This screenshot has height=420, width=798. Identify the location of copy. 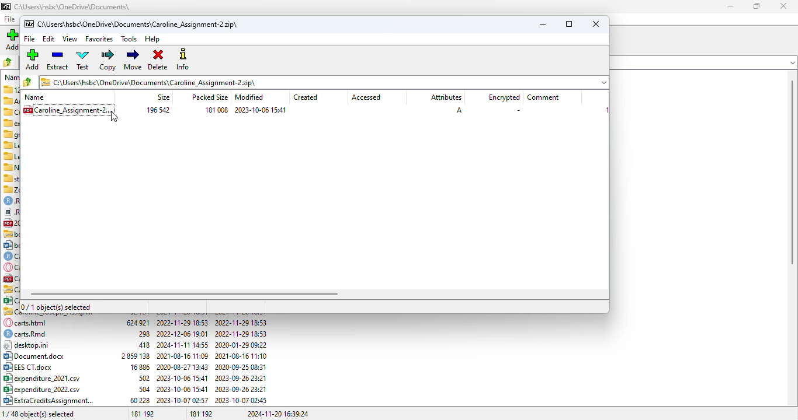
(107, 60).